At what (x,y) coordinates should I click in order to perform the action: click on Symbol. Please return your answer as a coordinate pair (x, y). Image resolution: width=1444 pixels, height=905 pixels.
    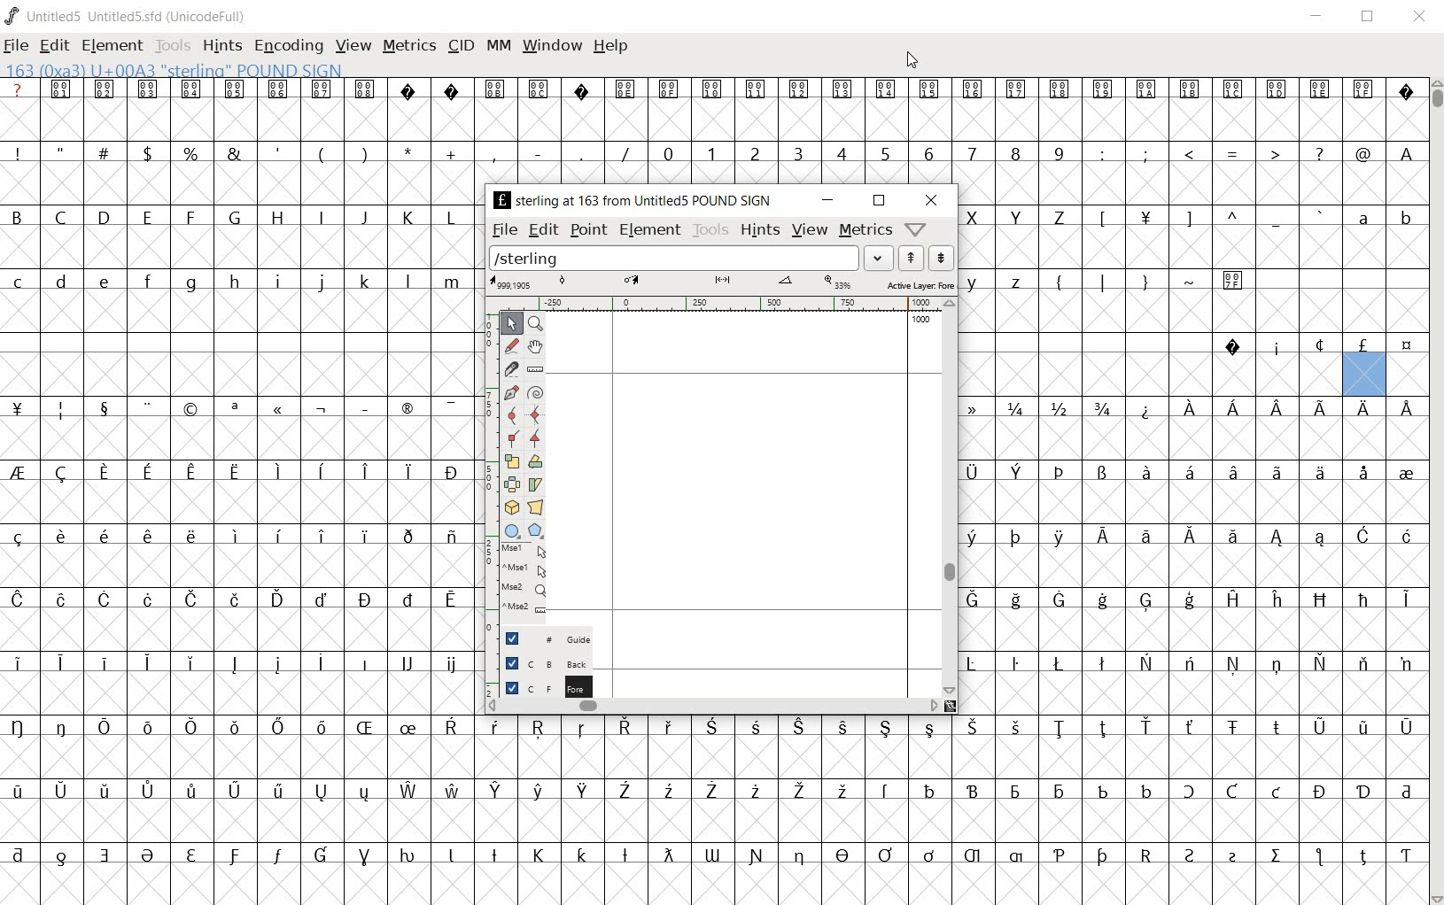
    Looking at the image, I should click on (977, 472).